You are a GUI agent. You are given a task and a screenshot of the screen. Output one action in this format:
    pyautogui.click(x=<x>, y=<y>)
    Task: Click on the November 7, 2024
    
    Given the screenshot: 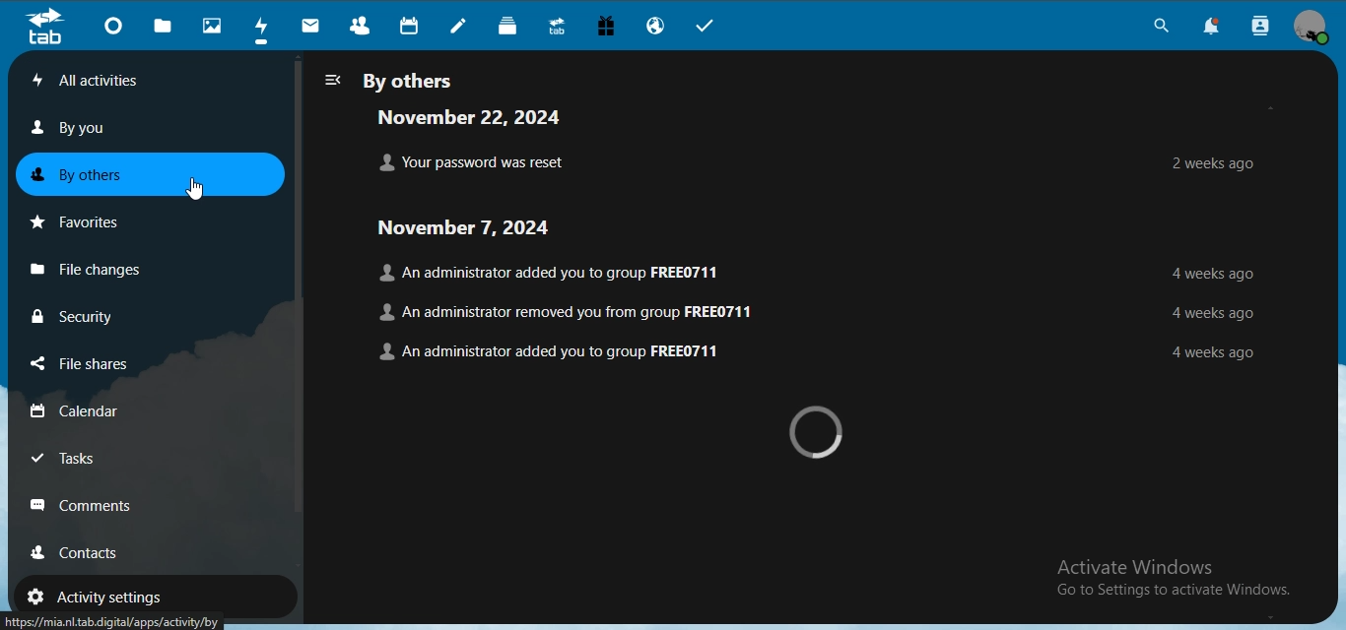 What is the action you would take?
    pyautogui.click(x=495, y=229)
    